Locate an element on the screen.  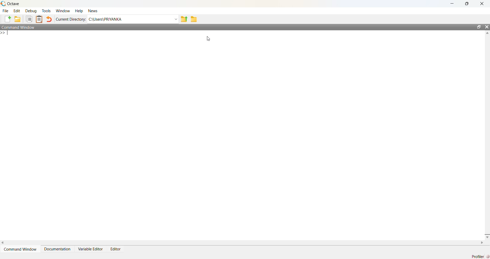
restore is located at coordinates (467, 4).